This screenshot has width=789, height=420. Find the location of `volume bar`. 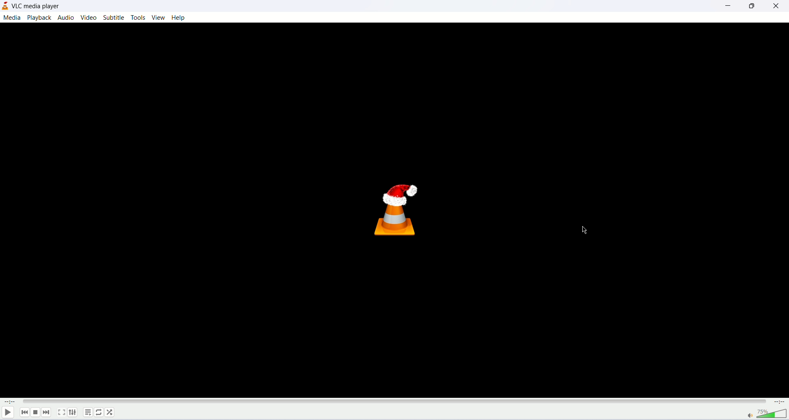

volume bar is located at coordinates (772, 414).